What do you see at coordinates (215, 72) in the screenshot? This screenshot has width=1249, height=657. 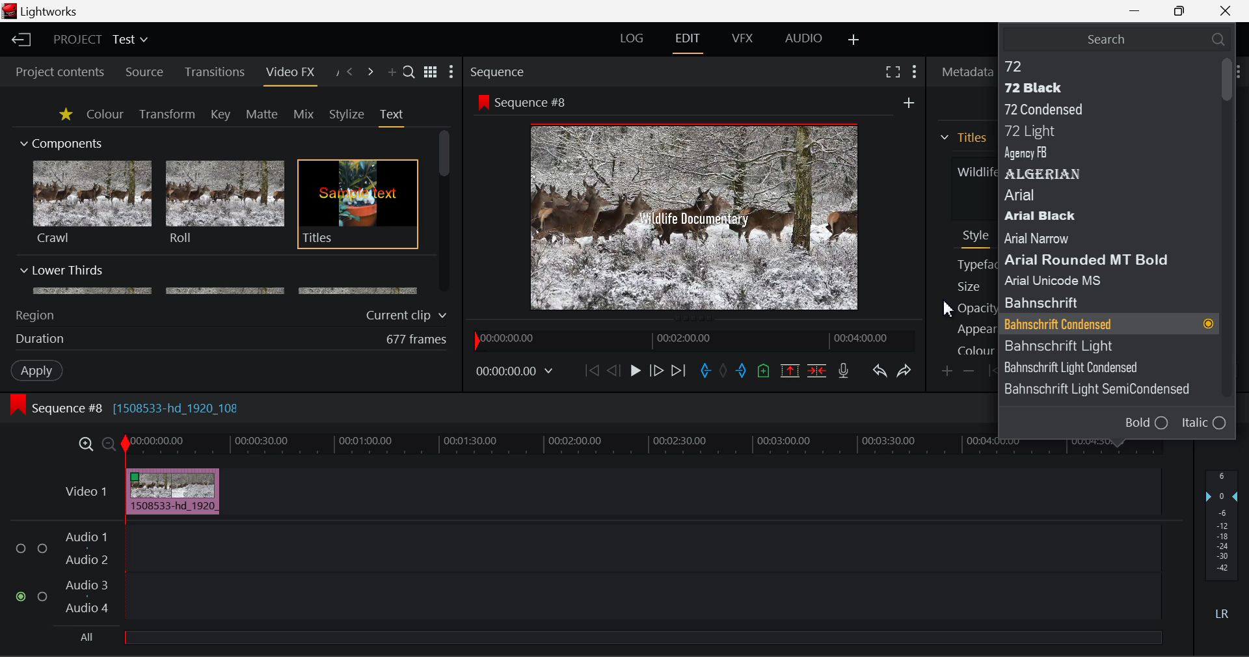 I see `Transitions` at bounding box center [215, 72].